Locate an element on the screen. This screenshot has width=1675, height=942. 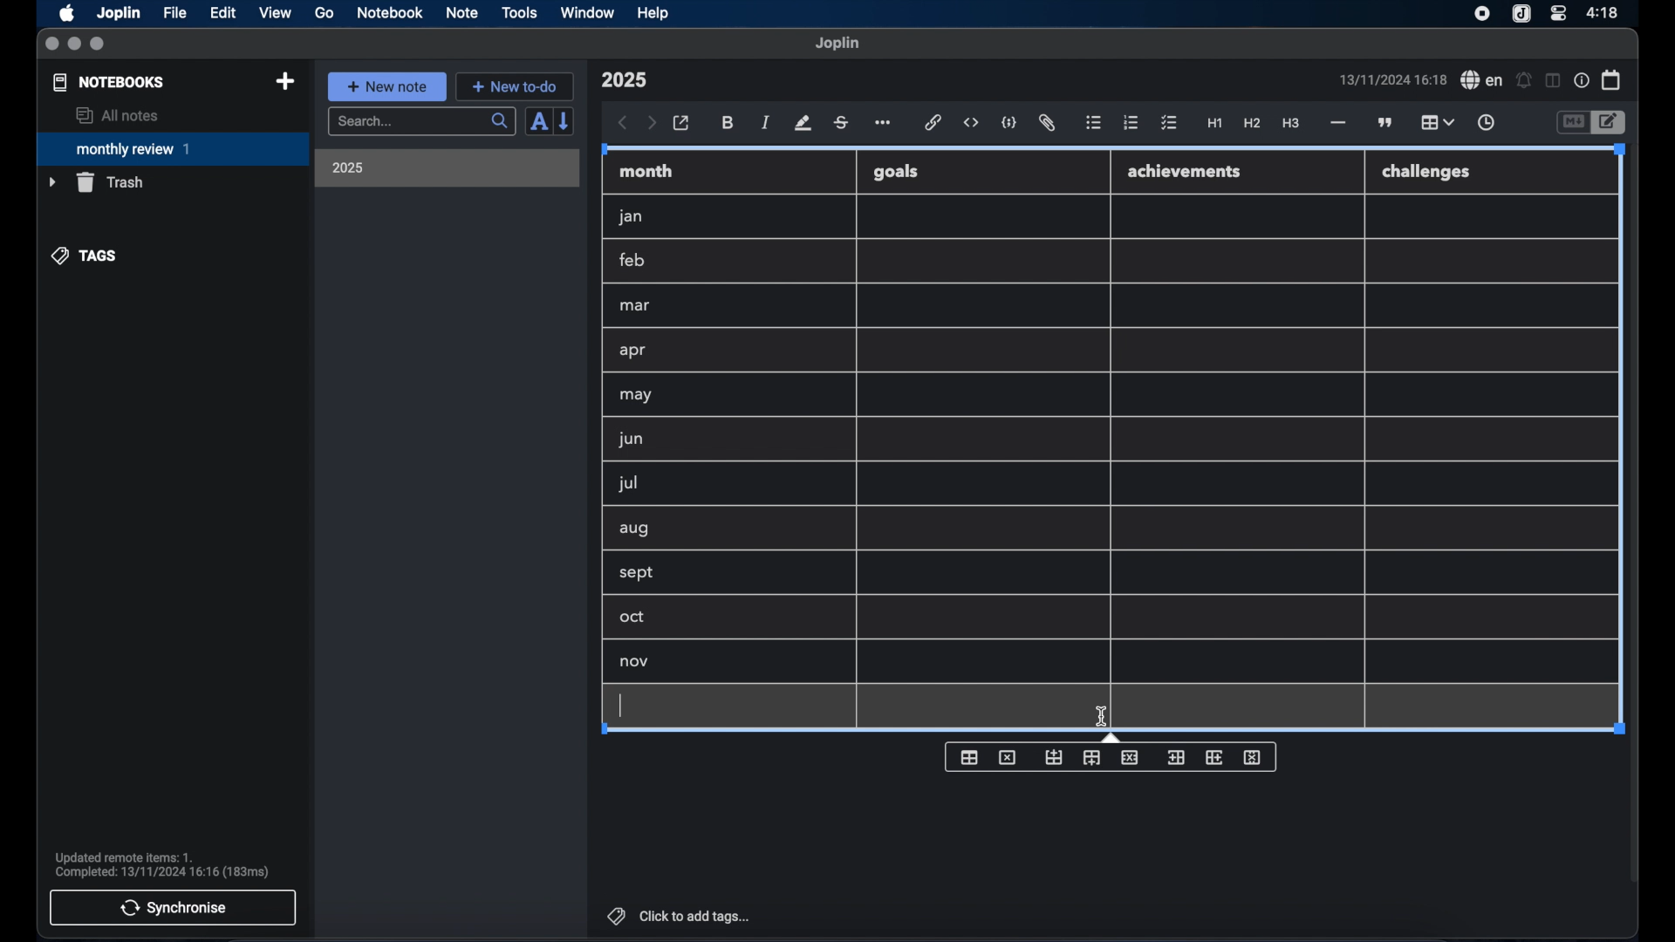
I beam cursor is located at coordinates (1102, 716).